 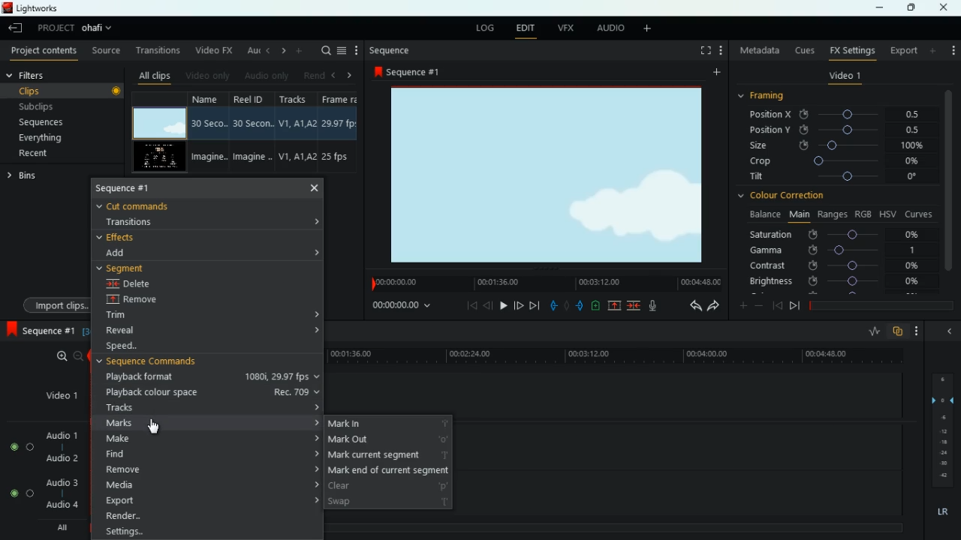 I want to click on add, so click(x=715, y=73).